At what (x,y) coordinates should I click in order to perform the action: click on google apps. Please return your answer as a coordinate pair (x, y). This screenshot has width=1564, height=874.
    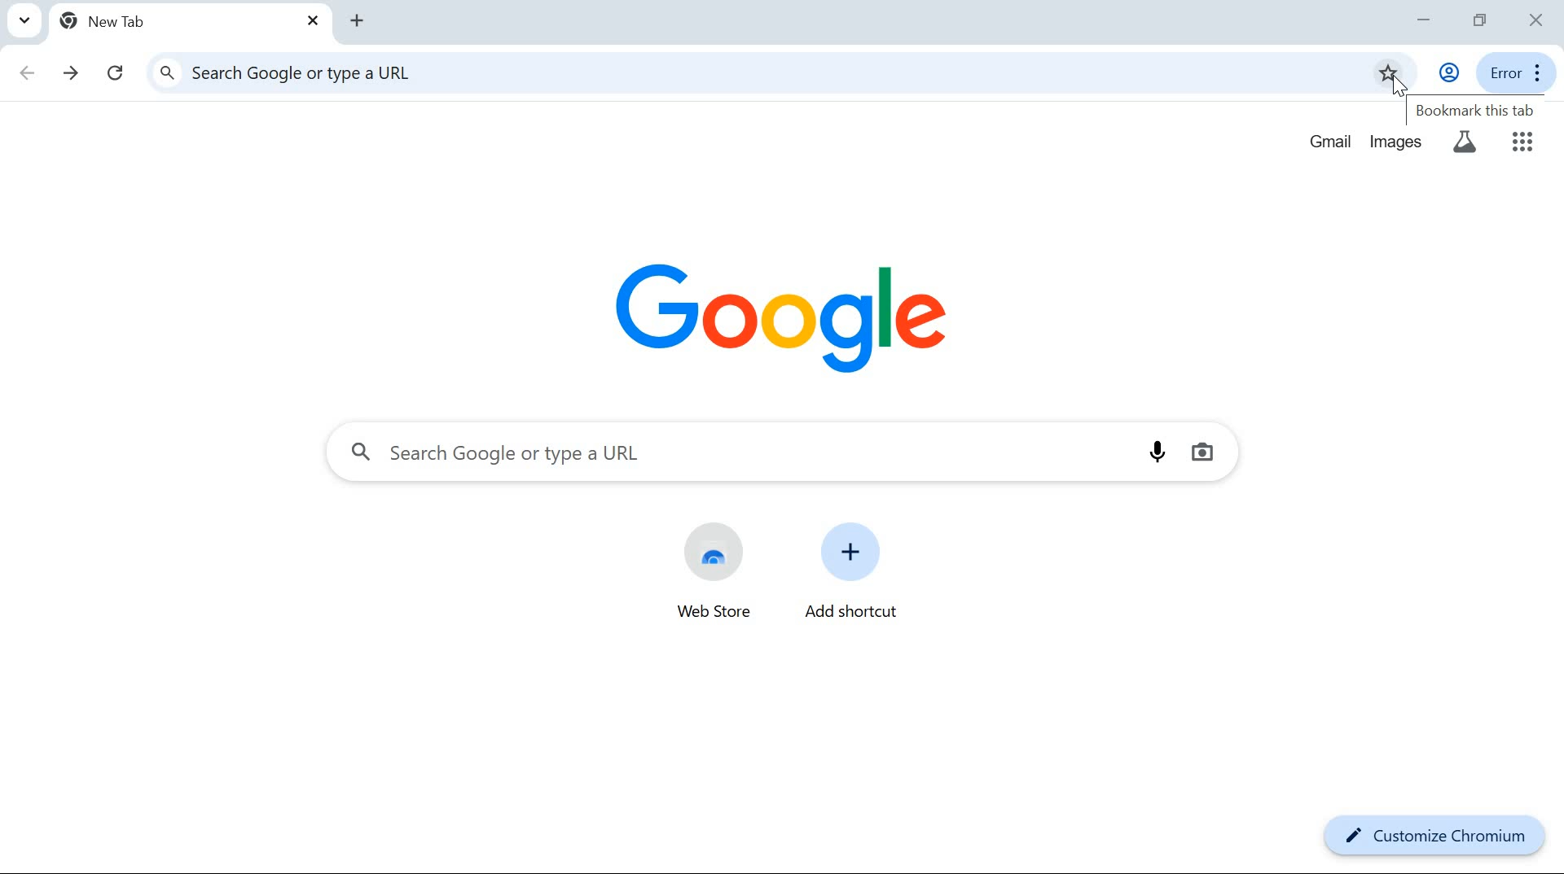
    Looking at the image, I should click on (1522, 142).